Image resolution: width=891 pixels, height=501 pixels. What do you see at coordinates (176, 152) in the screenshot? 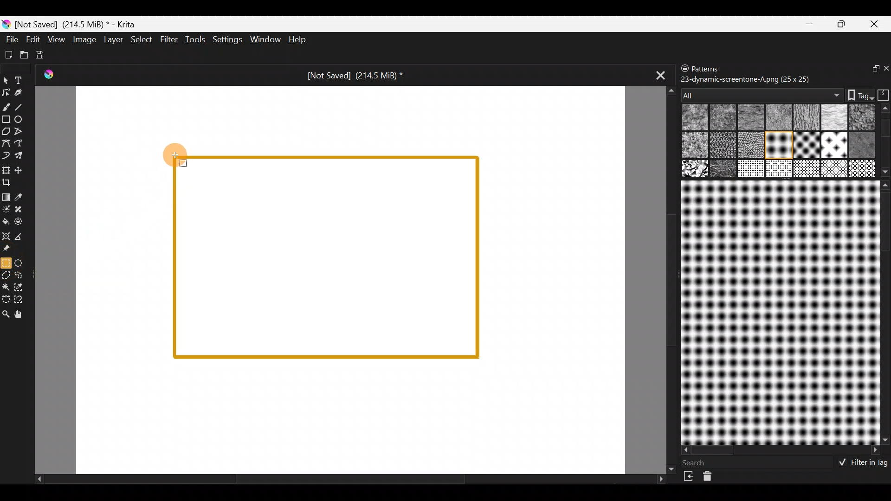
I see `Cursor` at bounding box center [176, 152].